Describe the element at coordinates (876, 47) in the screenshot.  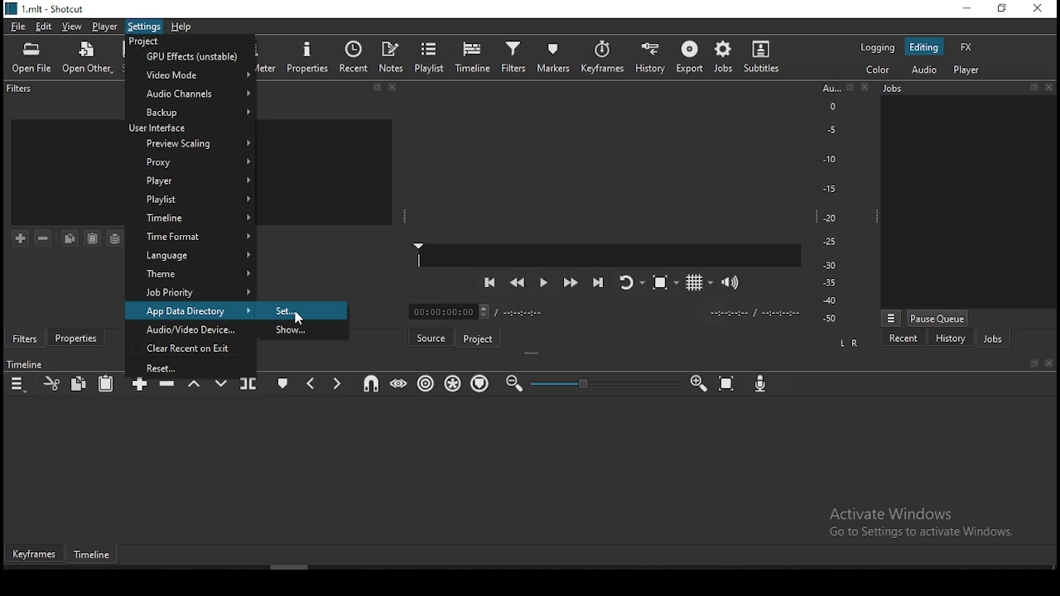
I see `logging` at that location.